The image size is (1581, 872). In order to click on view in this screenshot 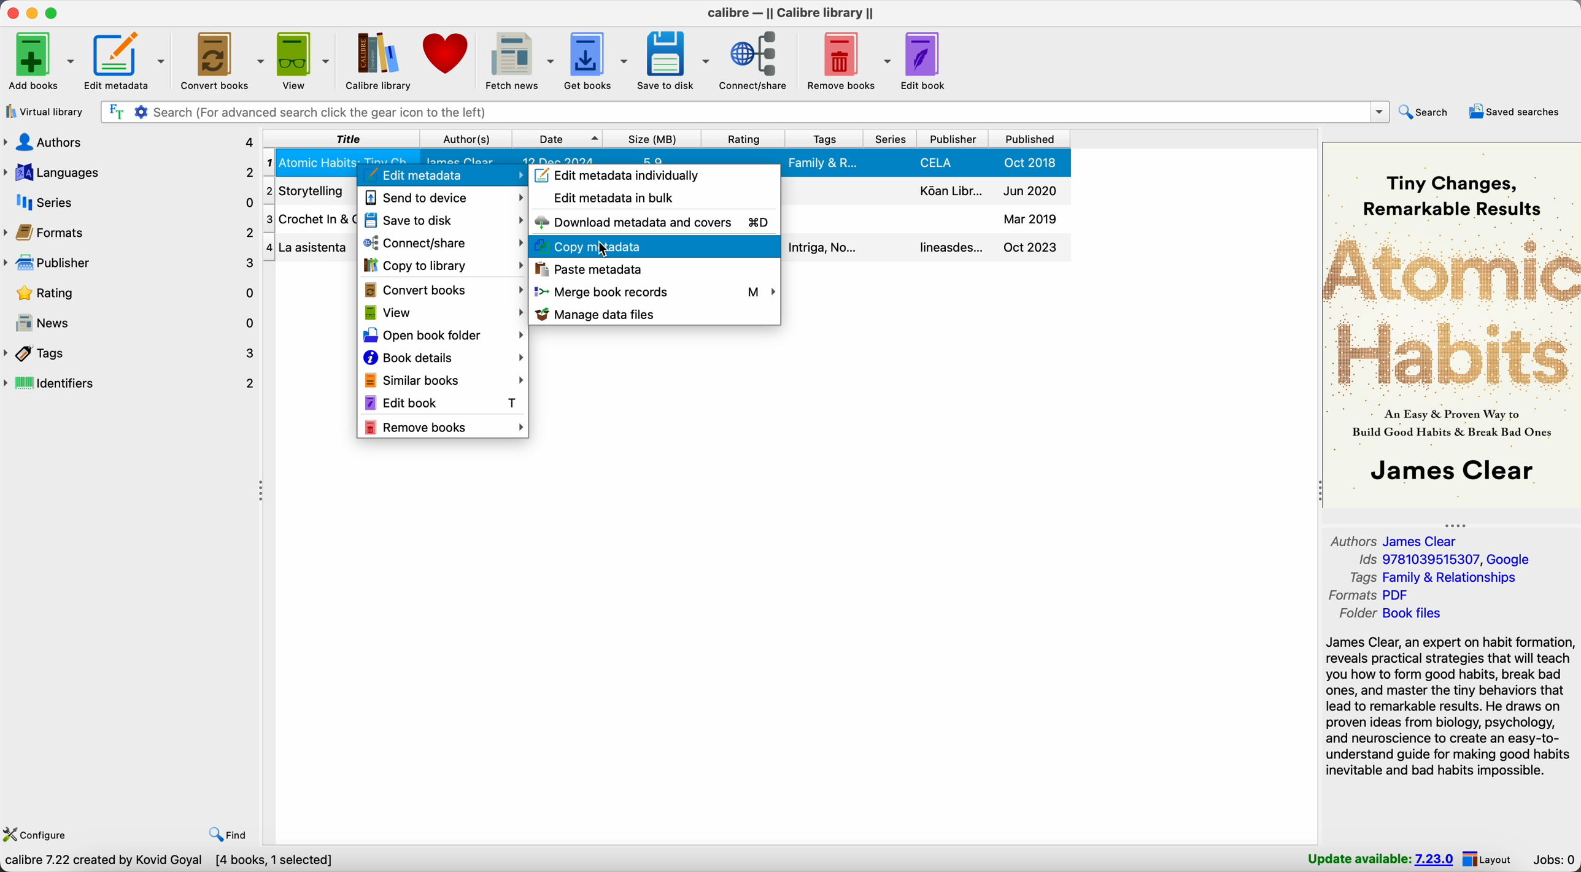, I will do `click(305, 60)`.